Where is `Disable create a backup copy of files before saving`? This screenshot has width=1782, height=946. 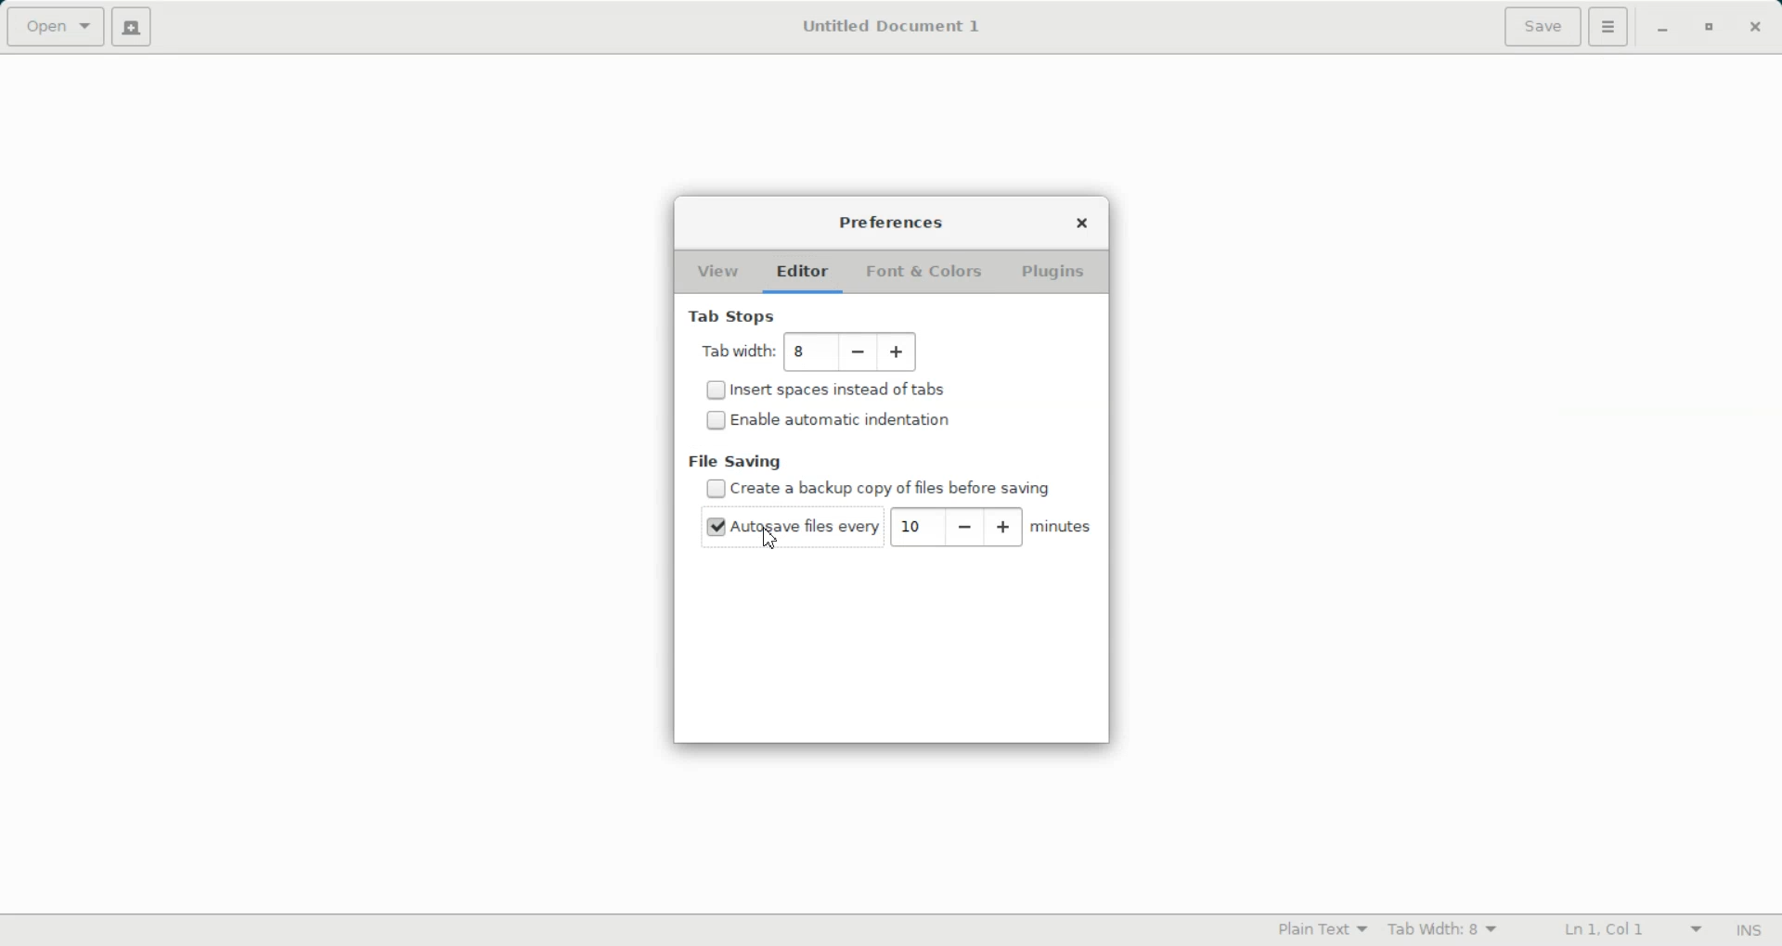 Disable create a backup copy of files before saving is located at coordinates (883, 488).